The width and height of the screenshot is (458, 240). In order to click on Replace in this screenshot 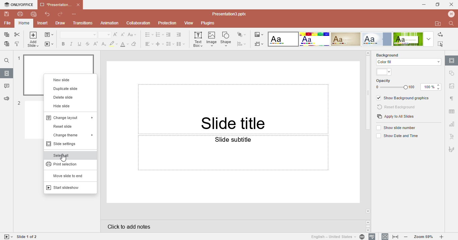, I will do `click(440, 35)`.